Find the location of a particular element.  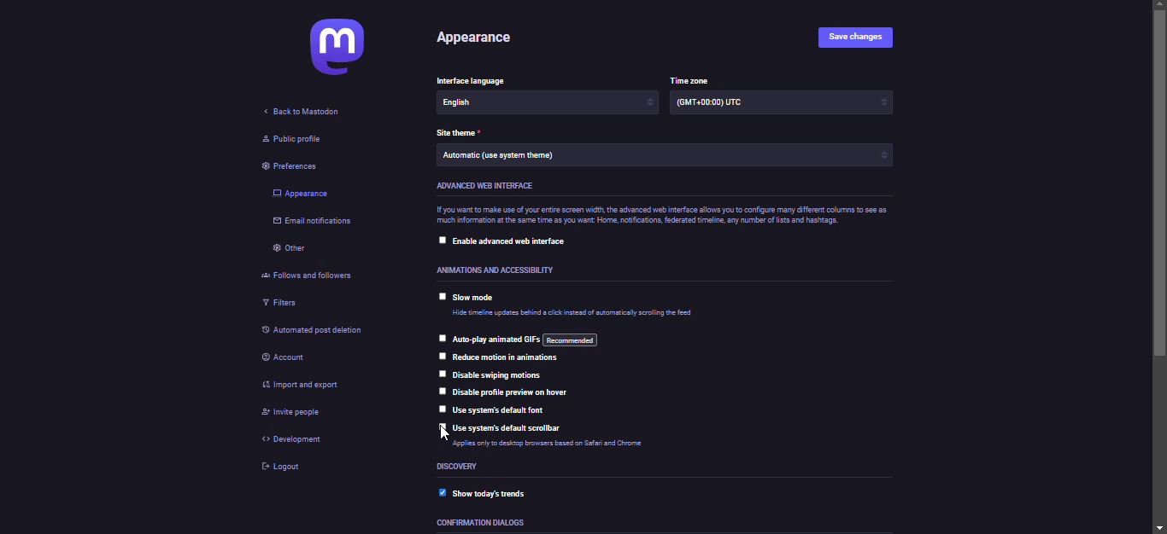

click to select is located at coordinates (443, 427).